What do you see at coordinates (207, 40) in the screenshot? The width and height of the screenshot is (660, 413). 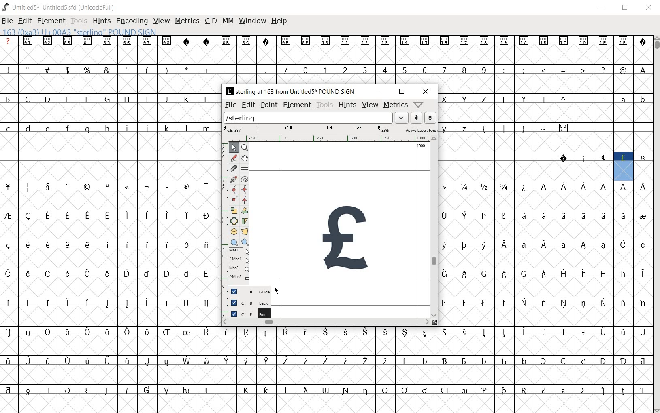 I see `Symbol` at bounding box center [207, 40].